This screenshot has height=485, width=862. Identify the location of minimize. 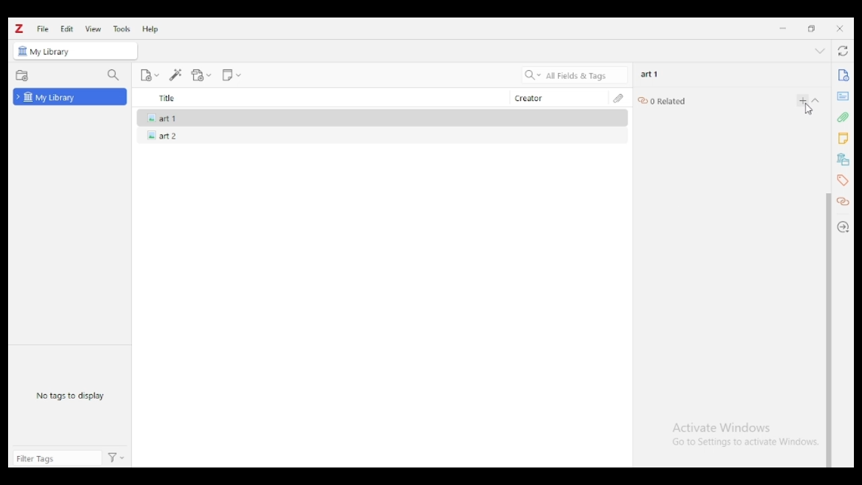
(783, 28).